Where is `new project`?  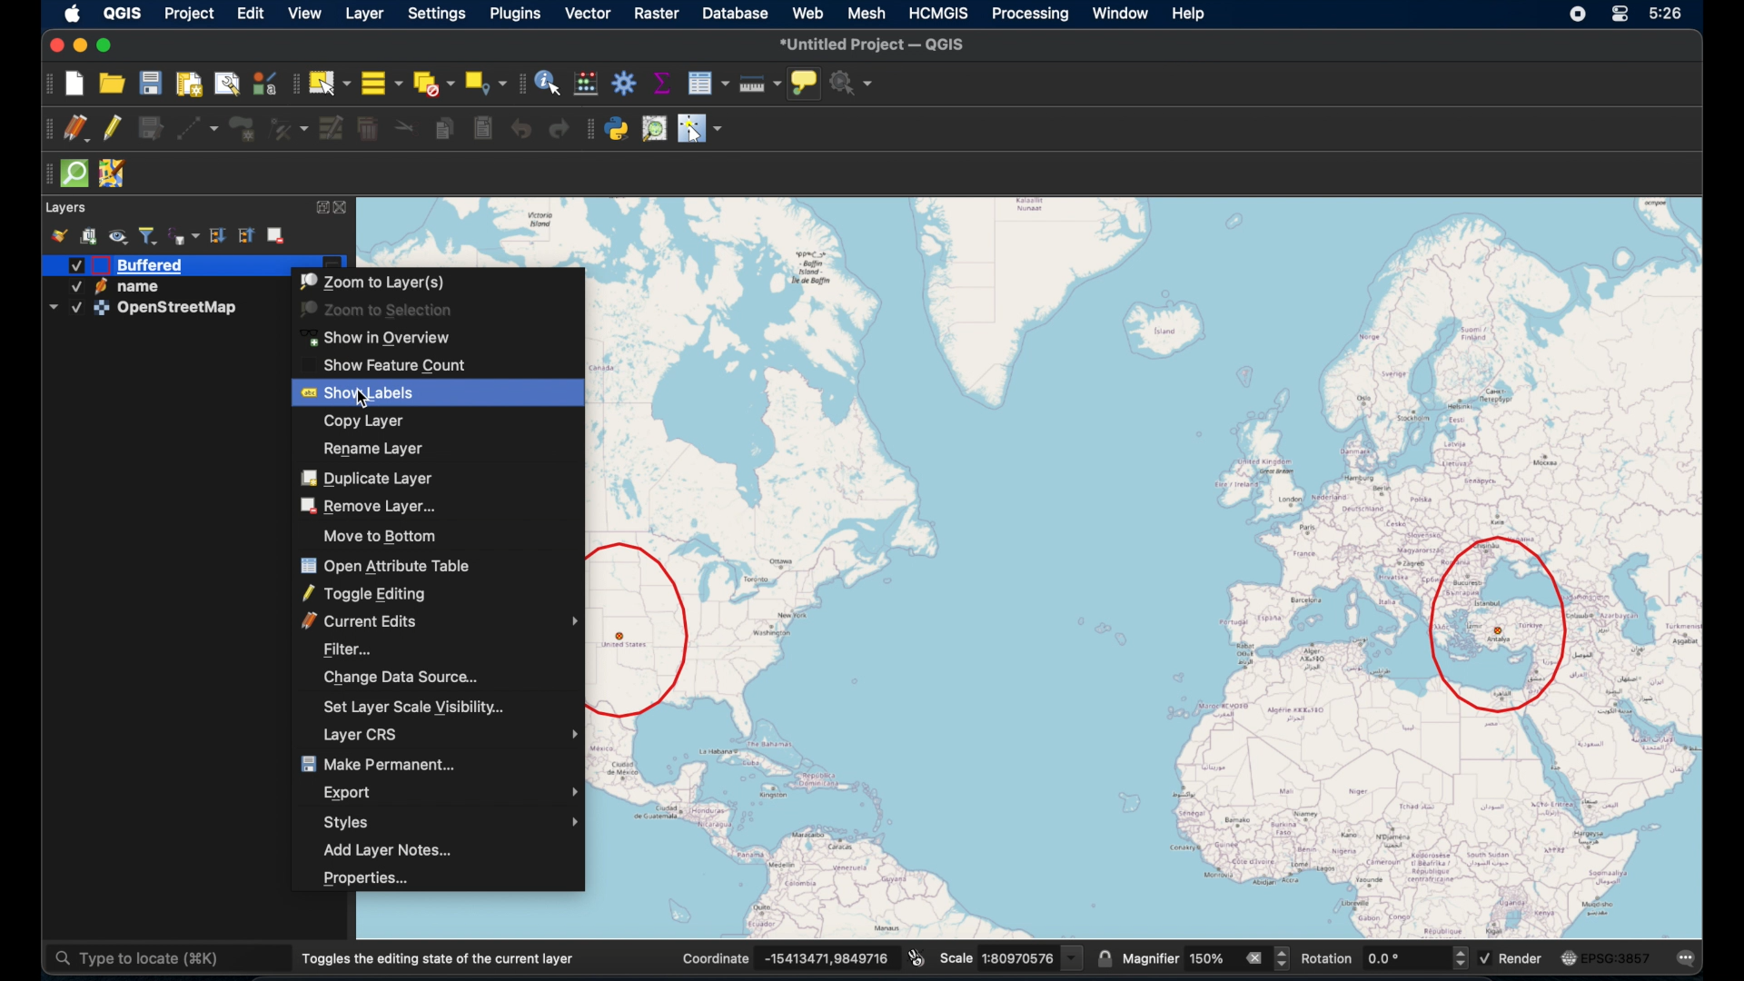 new project is located at coordinates (73, 83).